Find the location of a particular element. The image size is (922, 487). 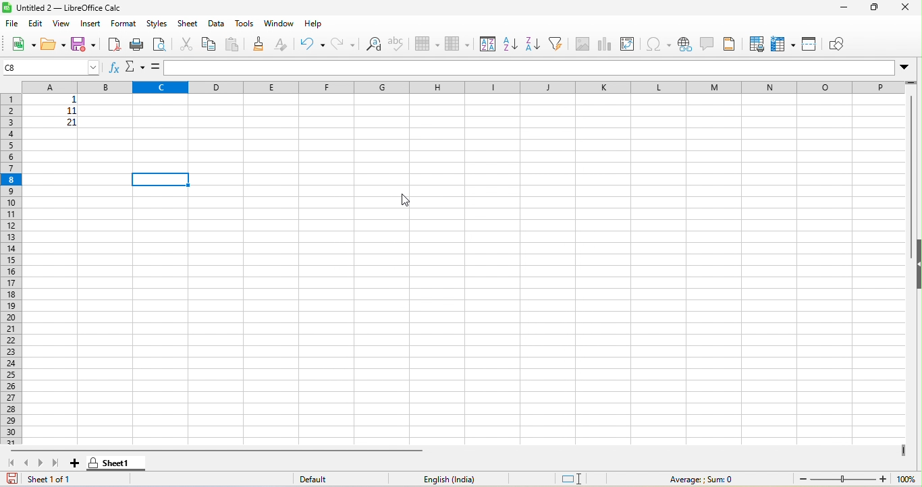

selected cell is located at coordinates (161, 179).